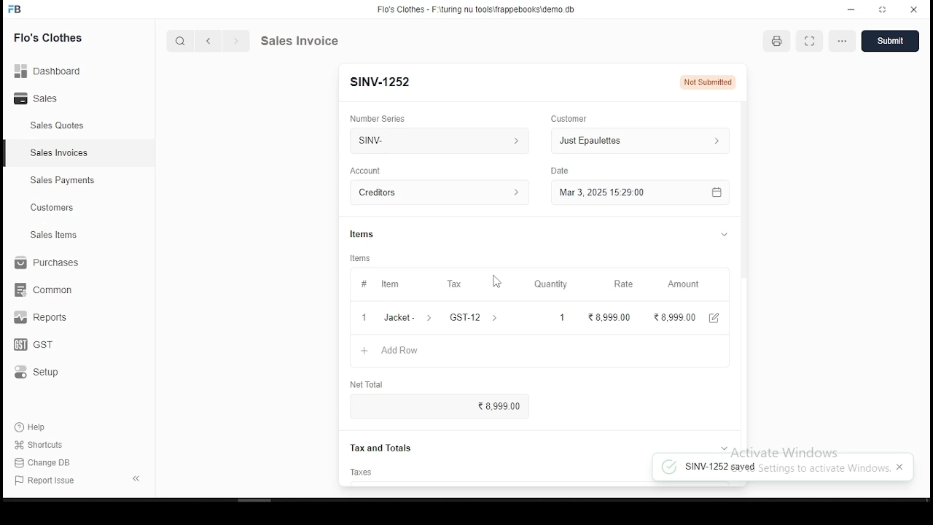 The width and height of the screenshot is (933, 525). I want to click on next, so click(237, 42).